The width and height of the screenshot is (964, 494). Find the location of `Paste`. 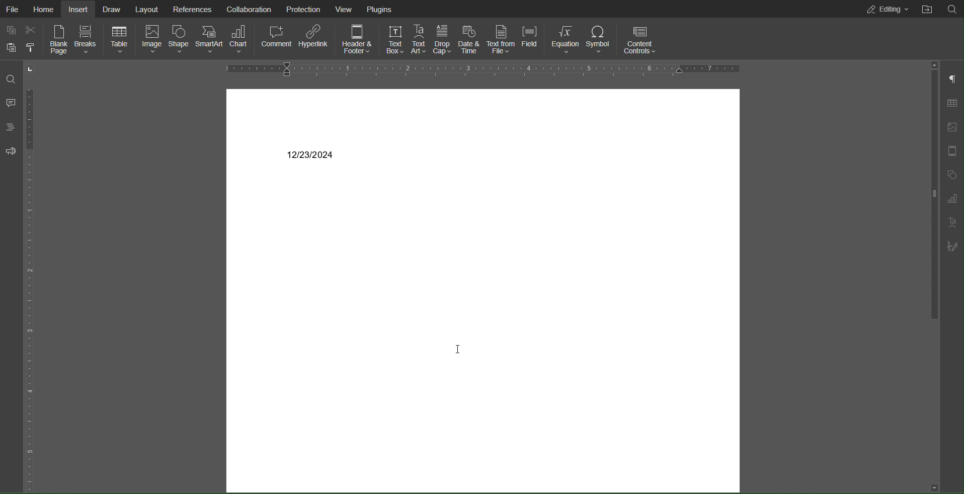

Paste is located at coordinates (12, 49).